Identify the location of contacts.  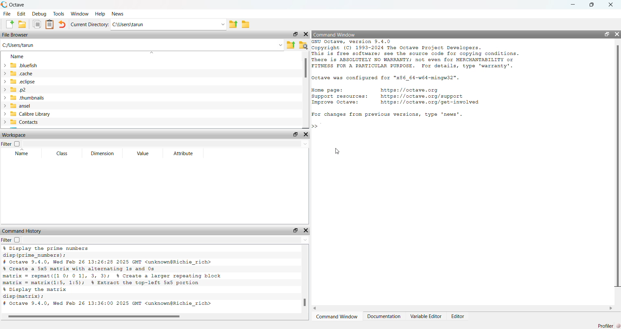
(31, 123).